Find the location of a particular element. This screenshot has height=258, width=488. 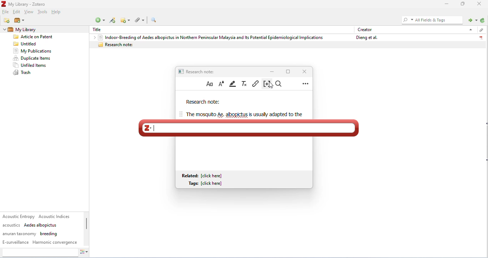

research note is located at coordinates (203, 102).